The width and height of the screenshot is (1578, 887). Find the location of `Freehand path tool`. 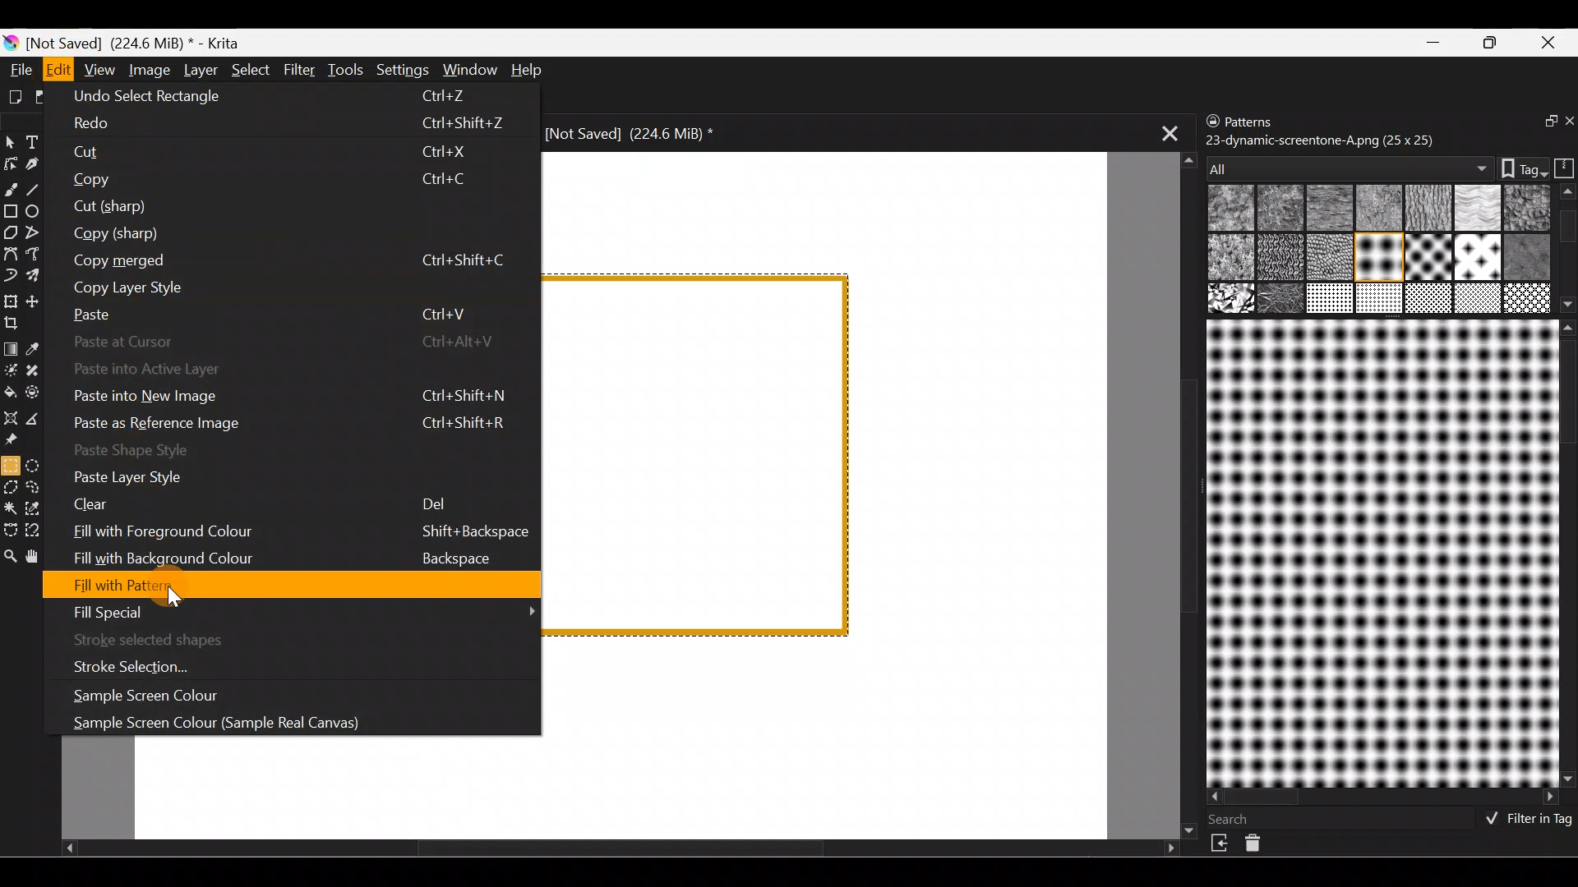

Freehand path tool is located at coordinates (36, 254).